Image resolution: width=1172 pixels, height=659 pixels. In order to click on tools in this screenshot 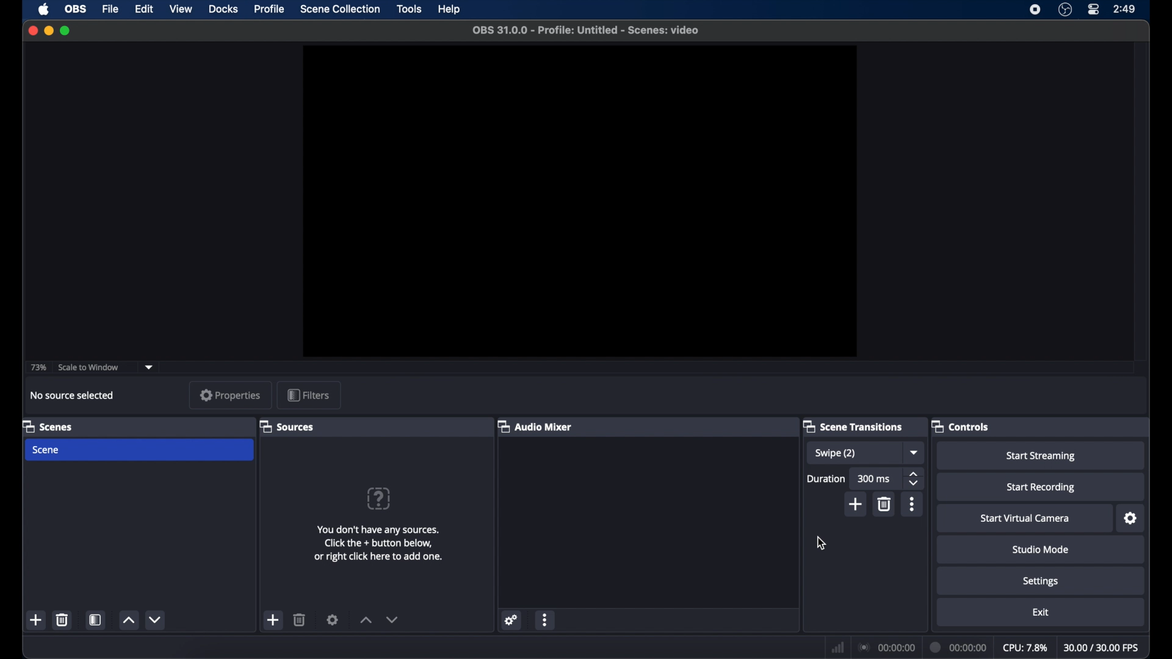, I will do `click(410, 9)`.